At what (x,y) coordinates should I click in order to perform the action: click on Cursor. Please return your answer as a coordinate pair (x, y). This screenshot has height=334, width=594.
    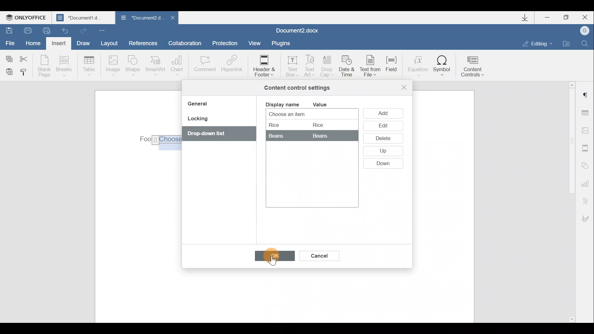
    Looking at the image, I should click on (273, 256).